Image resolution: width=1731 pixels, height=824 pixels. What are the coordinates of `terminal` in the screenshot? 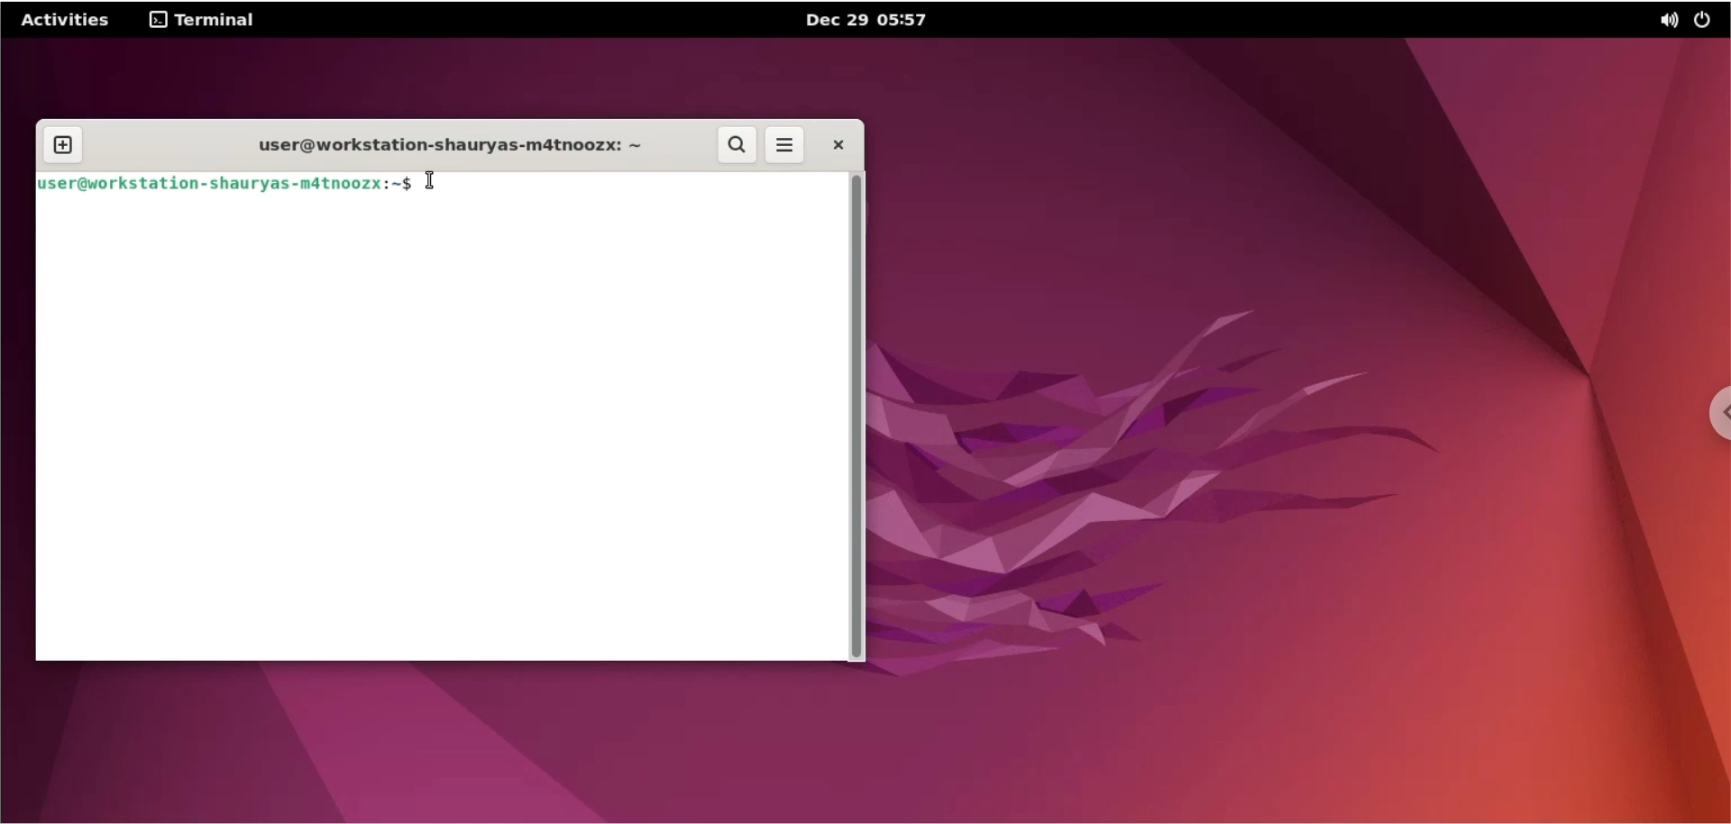 It's located at (205, 22).